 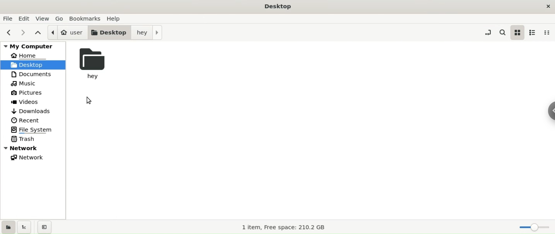 I want to click on toggle loction entry, so click(x=488, y=32).